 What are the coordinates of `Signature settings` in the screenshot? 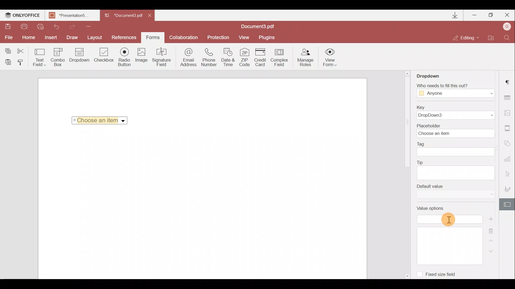 It's located at (507, 187).